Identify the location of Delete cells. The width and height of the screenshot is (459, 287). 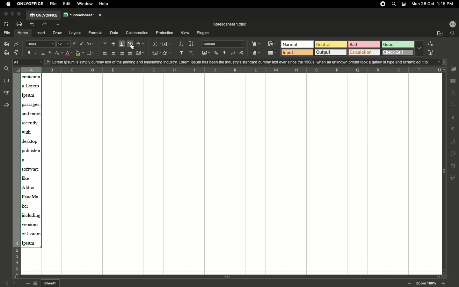
(256, 54).